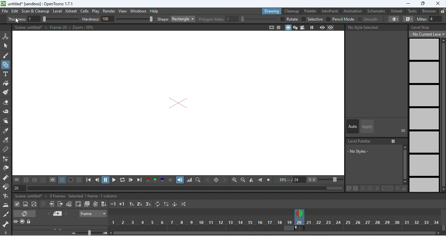  Describe the element at coordinates (6, 92) in the screenshot. I see `paint brush` at that location.